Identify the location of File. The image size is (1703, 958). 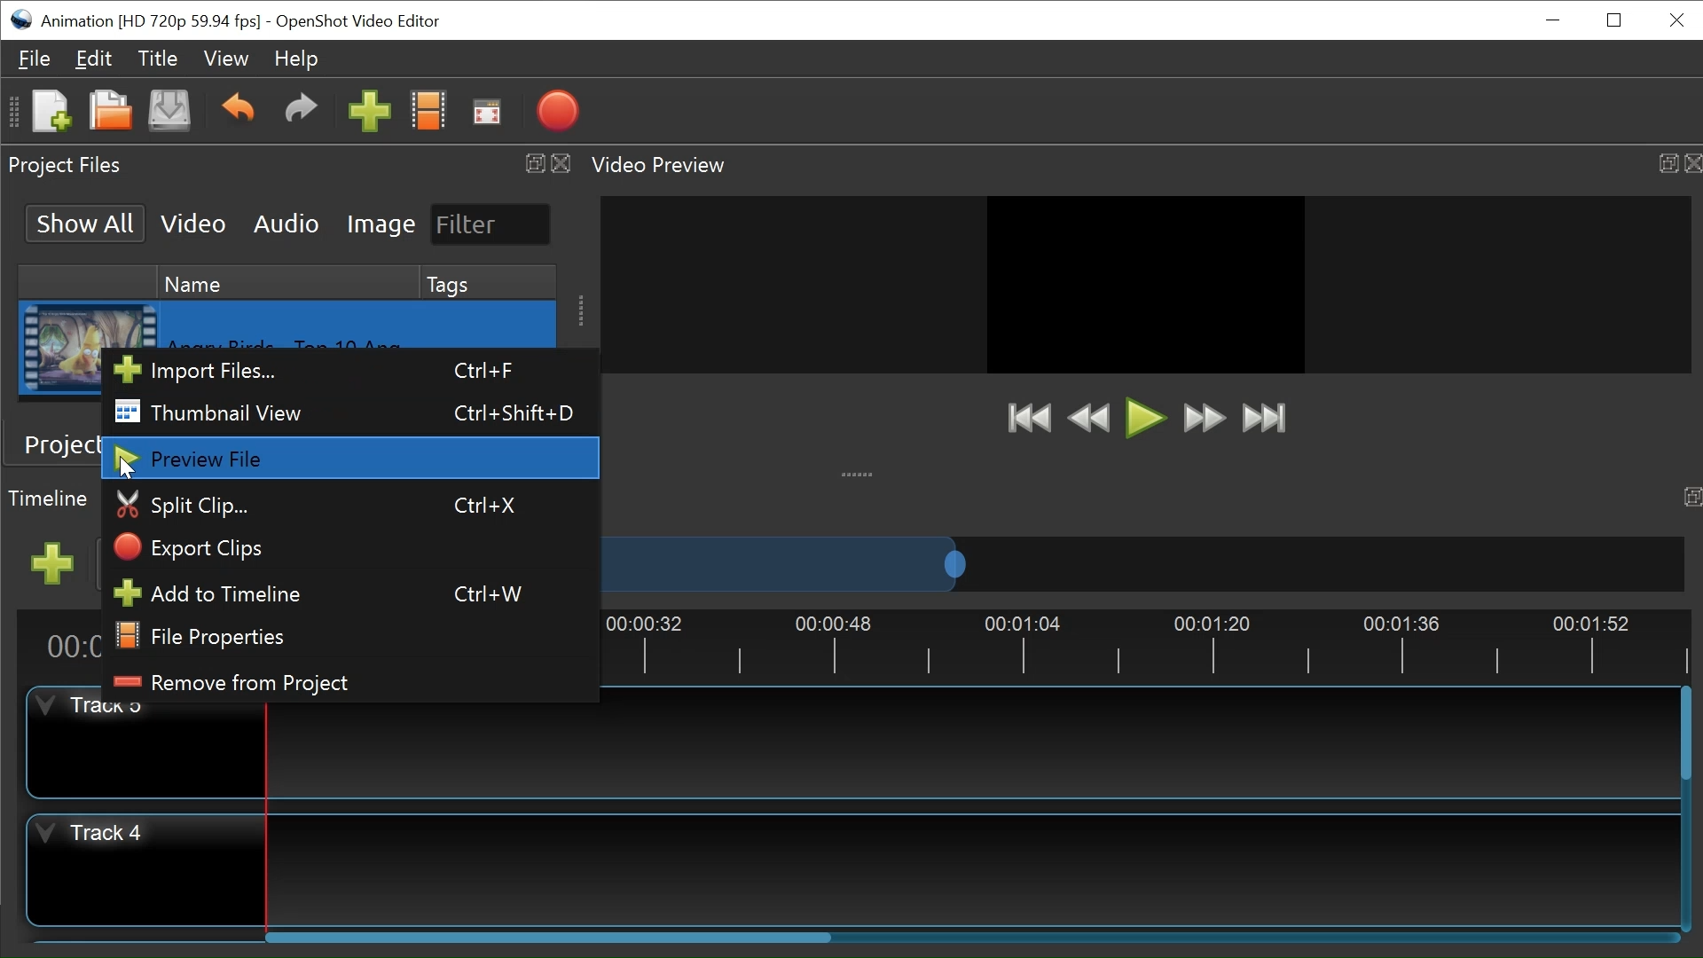
(35, 59).